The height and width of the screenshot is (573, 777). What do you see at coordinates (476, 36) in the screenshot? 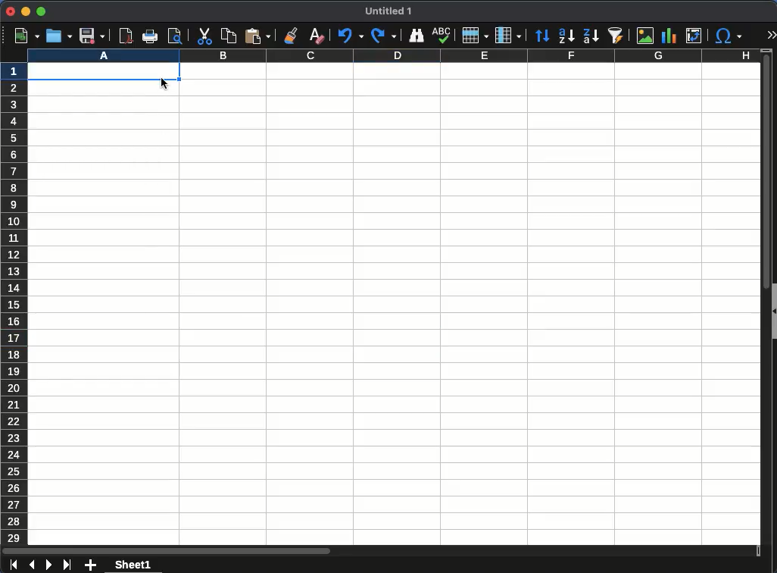
I see `row` at bounding box center [476, 36].